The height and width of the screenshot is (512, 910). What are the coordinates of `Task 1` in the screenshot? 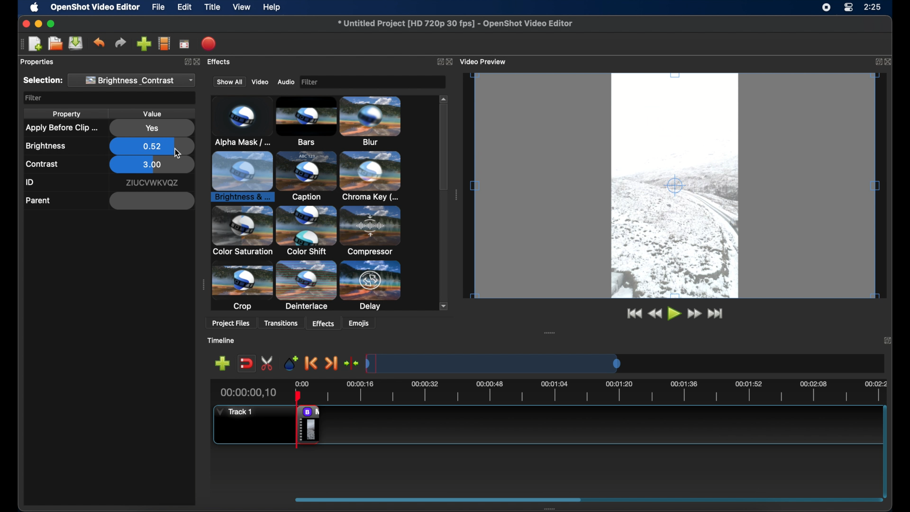 It's located at (238, 412).